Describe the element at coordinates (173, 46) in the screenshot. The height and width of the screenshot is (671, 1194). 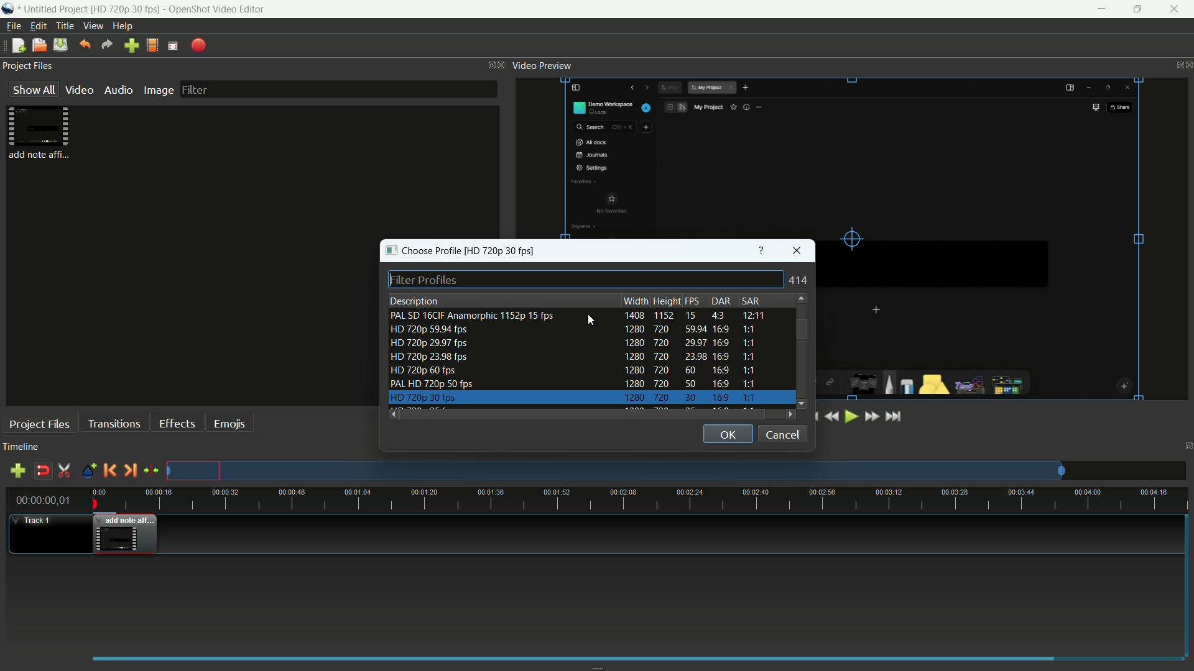
I see `full screen` at that location.